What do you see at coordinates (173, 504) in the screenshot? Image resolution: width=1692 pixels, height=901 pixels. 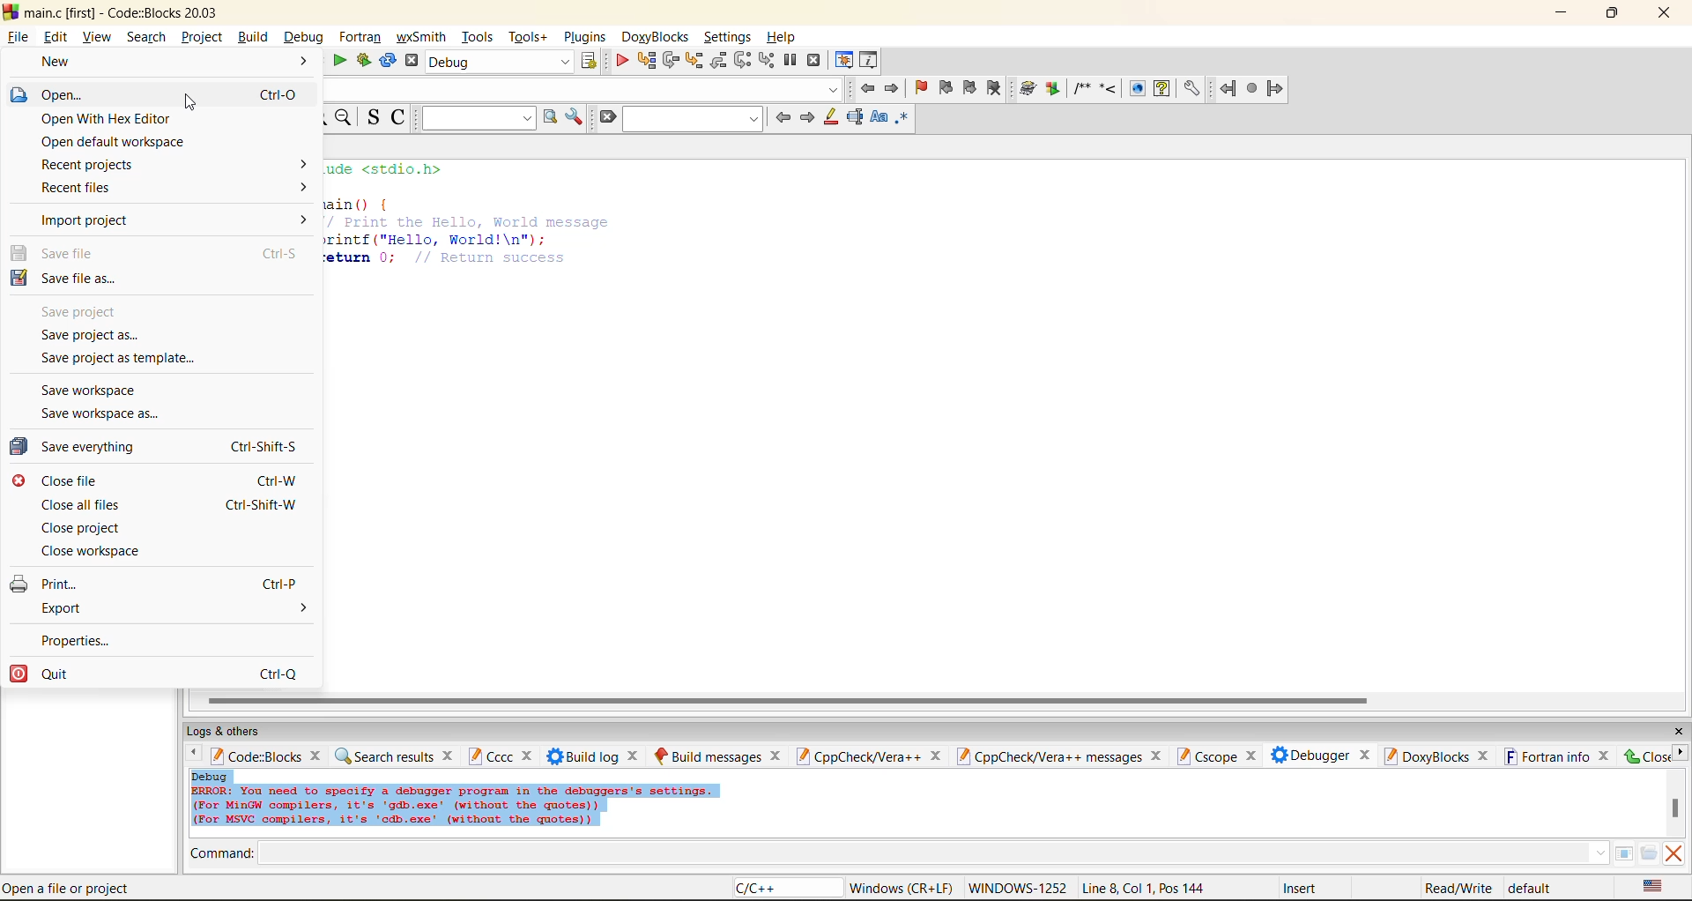 I see `close all files` at bounding box center [173, 504].